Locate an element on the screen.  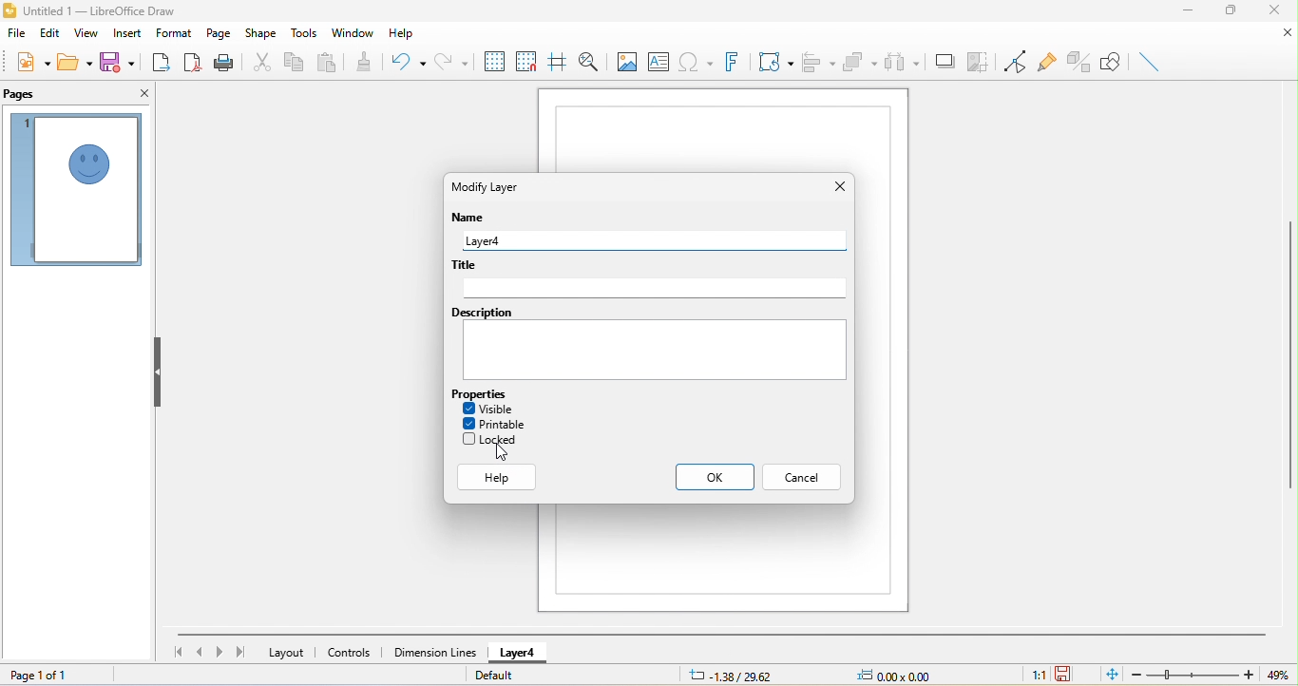
view is located at coordinates (84, 33).